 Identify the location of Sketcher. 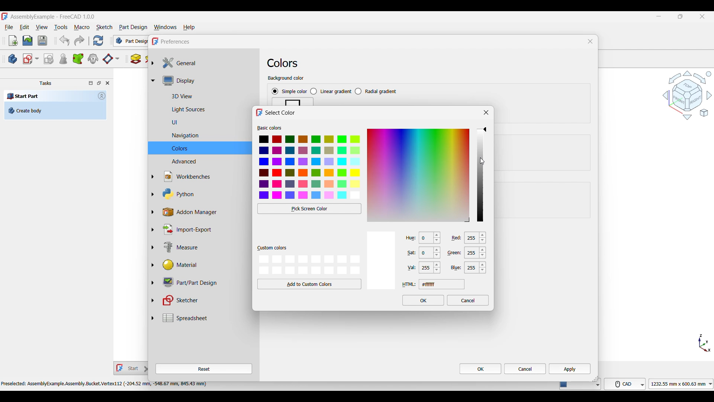
(203, 300).